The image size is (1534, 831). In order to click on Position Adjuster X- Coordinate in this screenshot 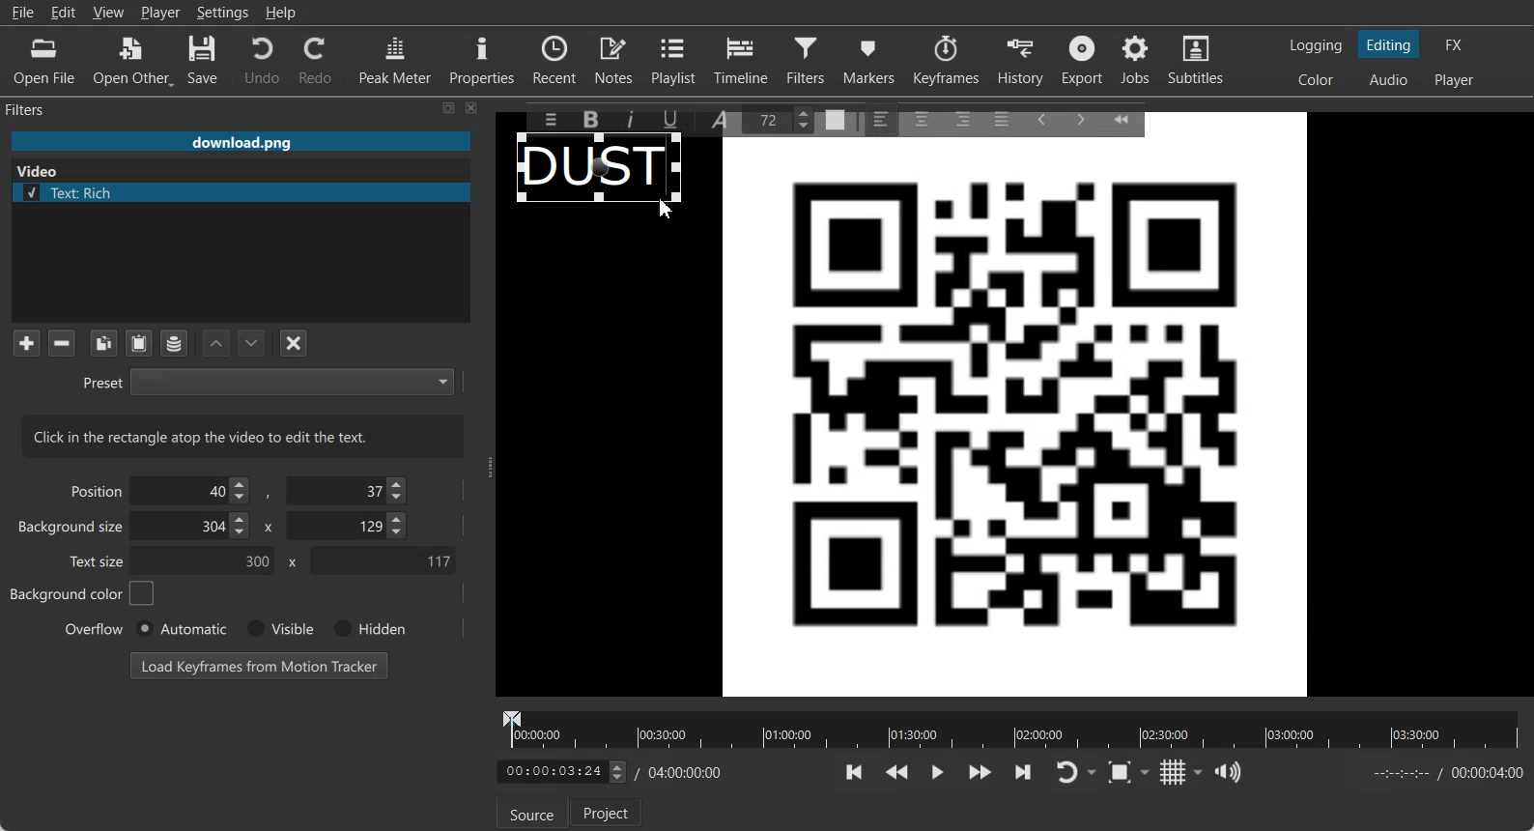, I will do `click(195, 491)`.